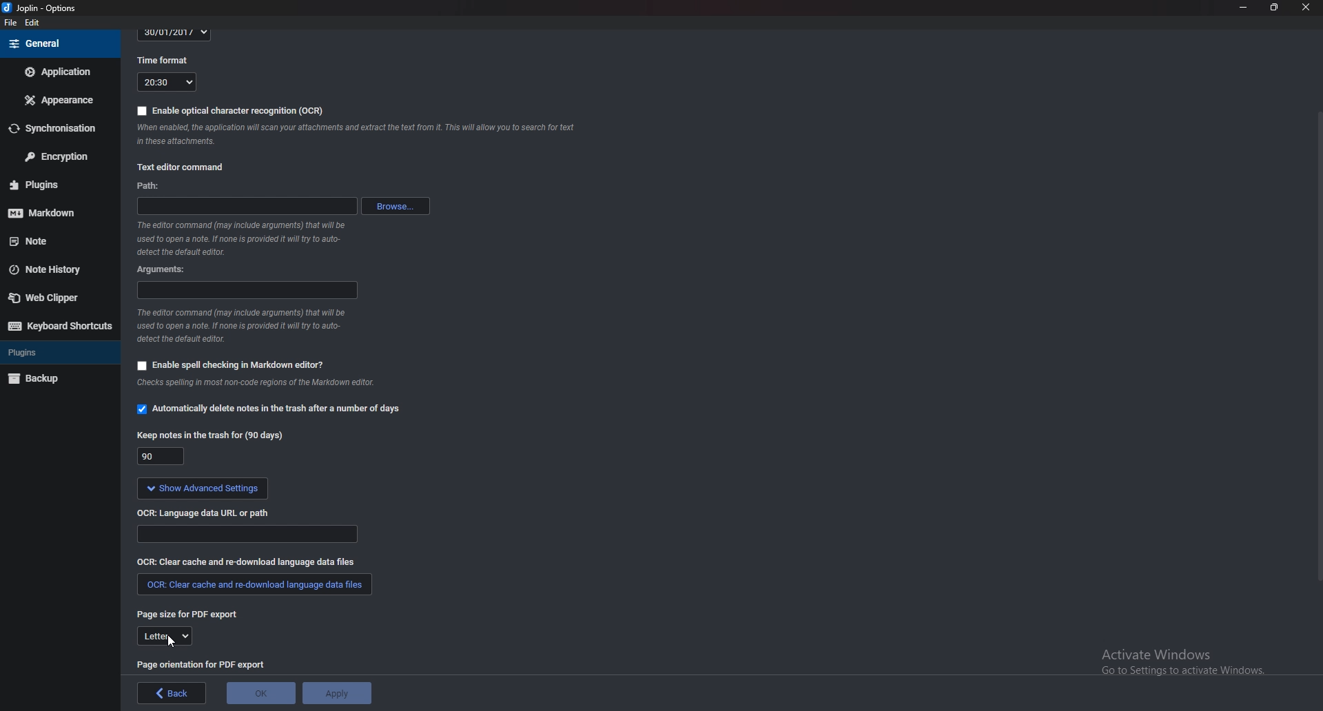  What do you see at coordinates (59, 44) in the screenshot?
I see `general` at bounding box center [59, 44].